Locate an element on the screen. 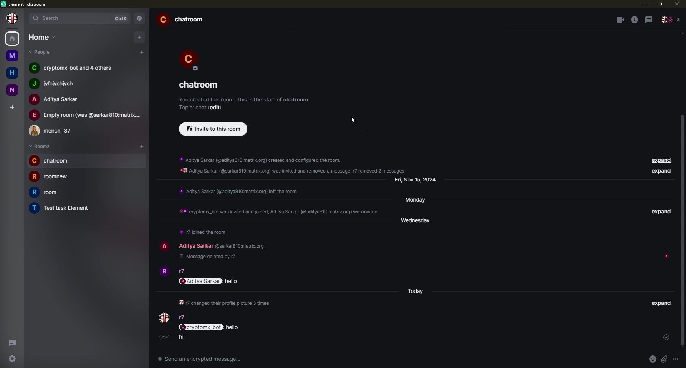 The image size is (686, 368). m is located at coordinates (13, 55).